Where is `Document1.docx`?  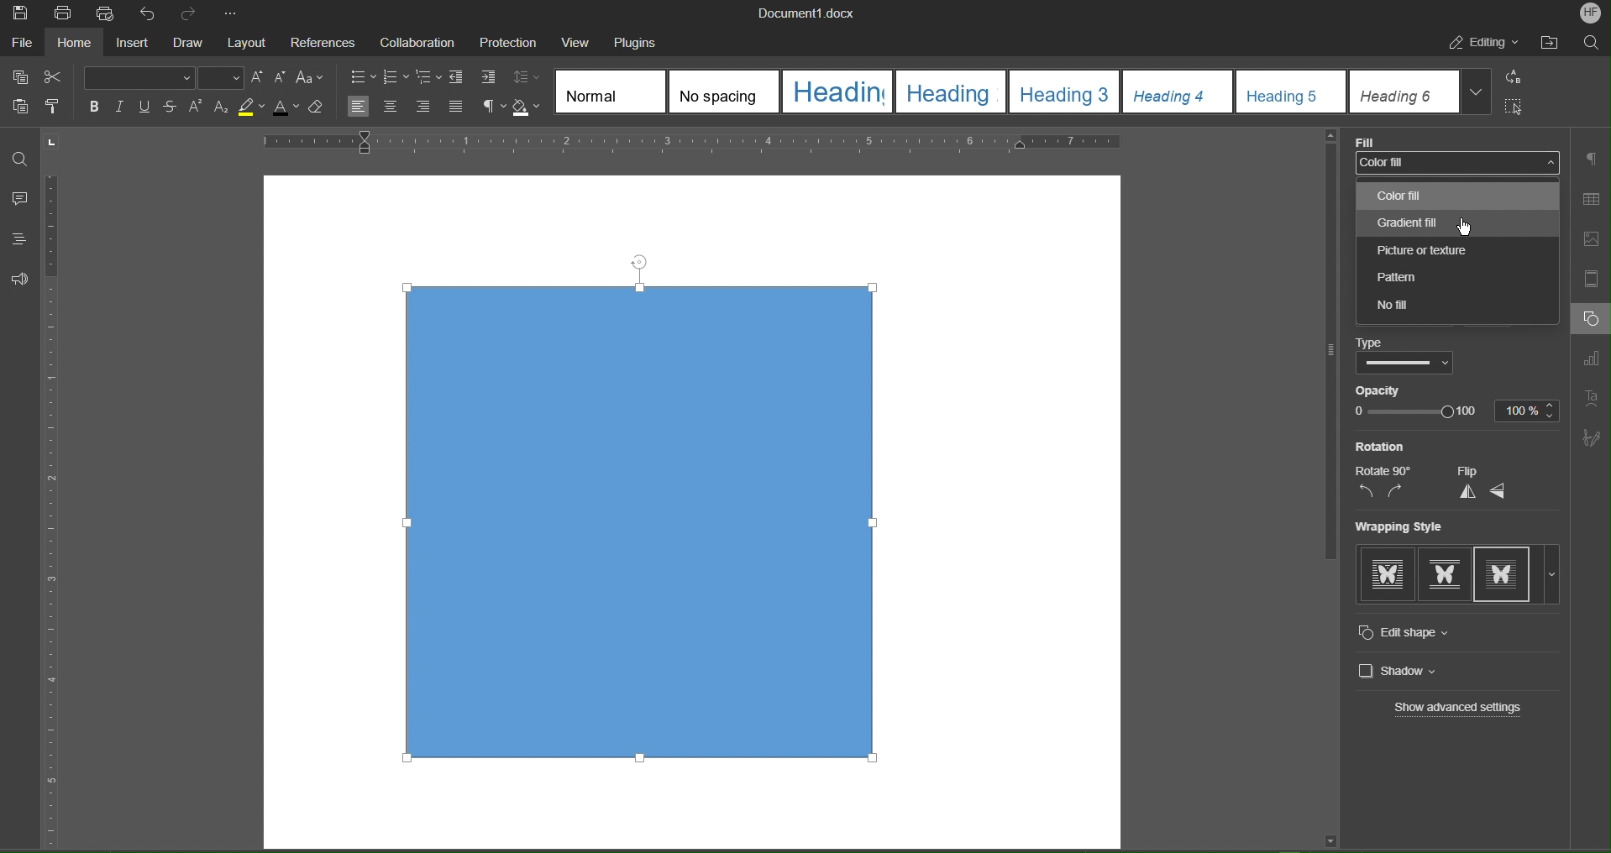 Document1.docx is located at coordinates (817, 13).